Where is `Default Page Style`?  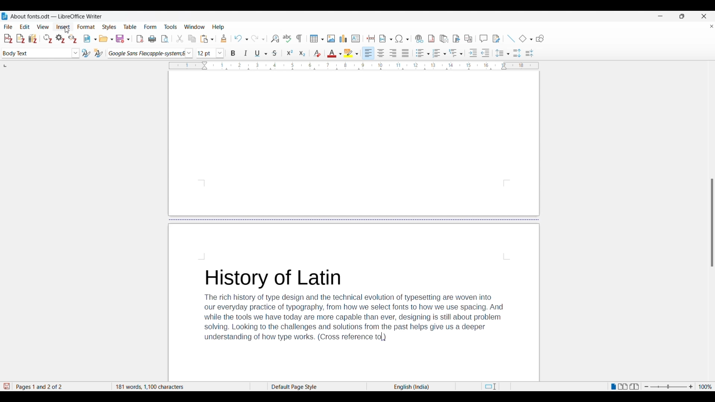
Default Page Style is located at coordinates (298, 386).